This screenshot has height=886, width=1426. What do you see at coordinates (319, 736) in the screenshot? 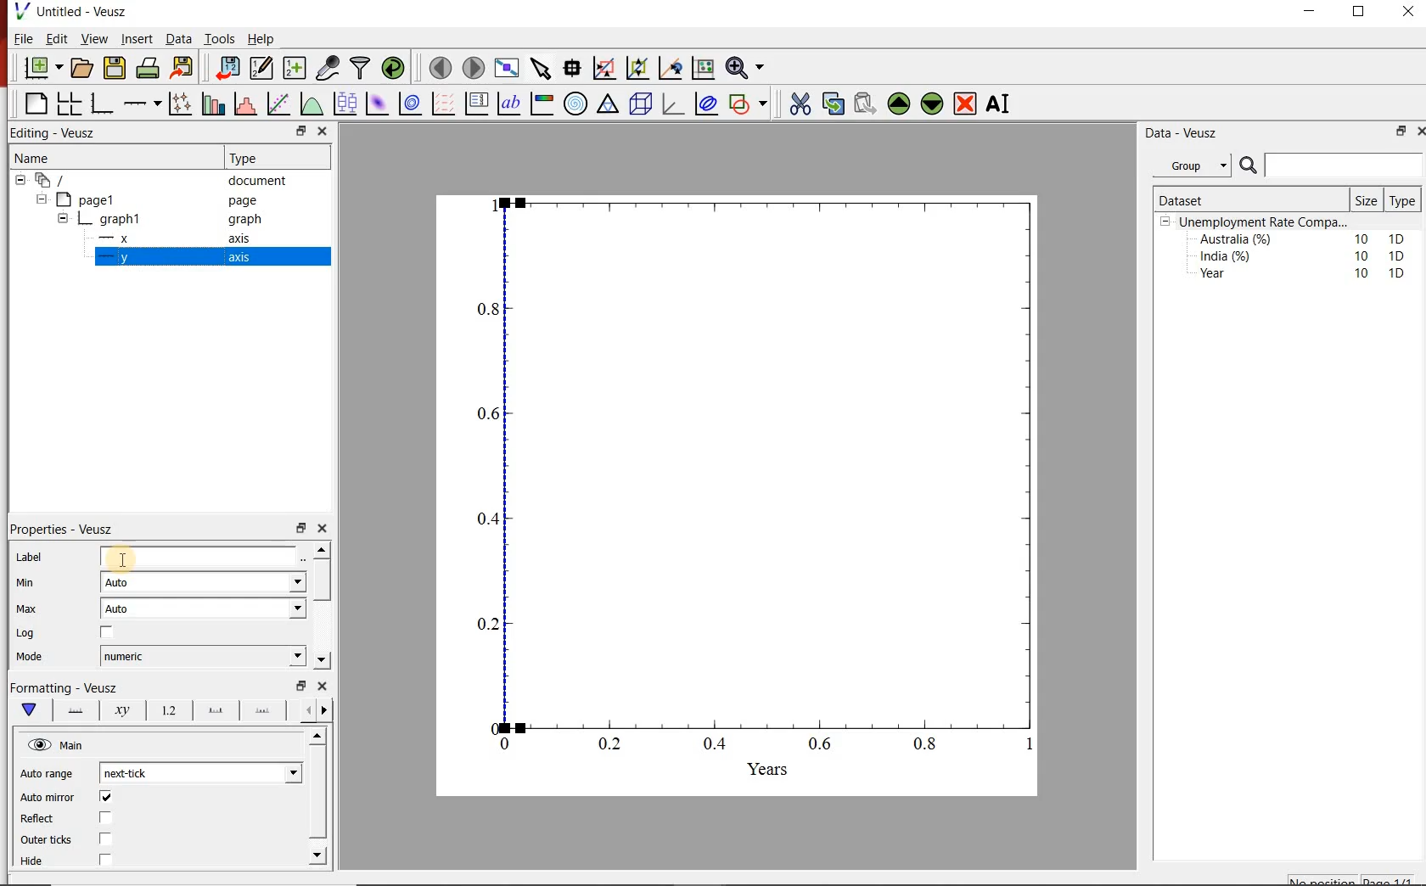
I see `move up` at bounding box center [319, 736].